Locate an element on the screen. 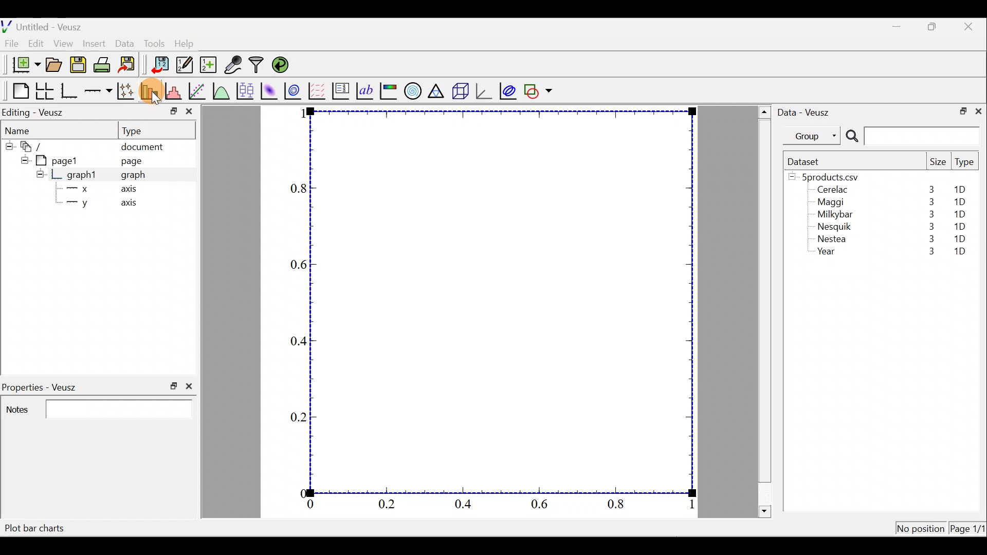 The width and height of the screenshot is (987, 555). Plot a function is located at coordinates (222, 90).